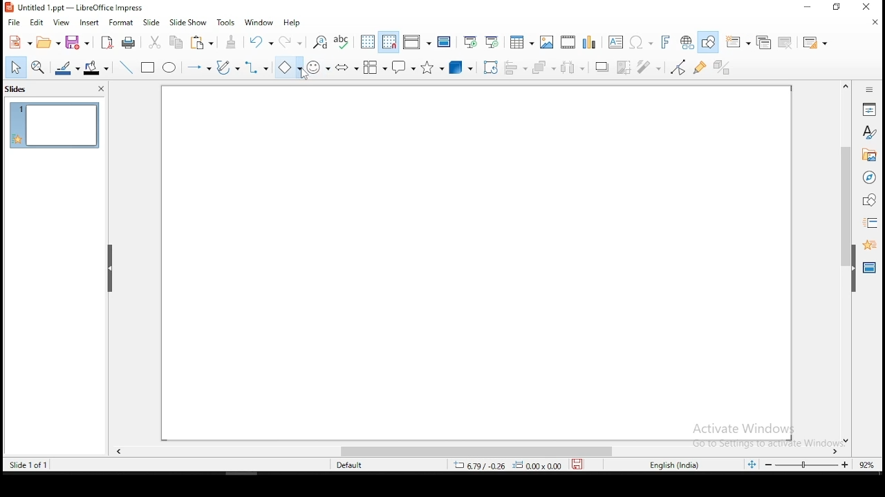 The height and width of the screenshot is (497, 885). What do you see at coordinates (763, 40) in the screenshot?
I see `duplicate slide` at bounding box center [763, 40].